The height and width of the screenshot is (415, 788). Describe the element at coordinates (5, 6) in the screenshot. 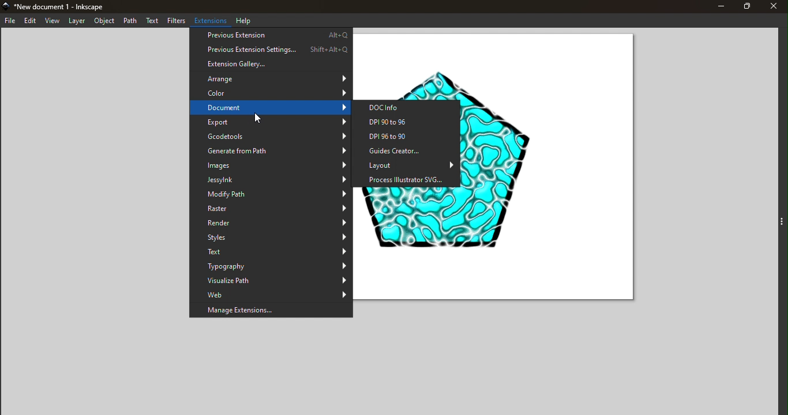

I see `app Icon` at that location.